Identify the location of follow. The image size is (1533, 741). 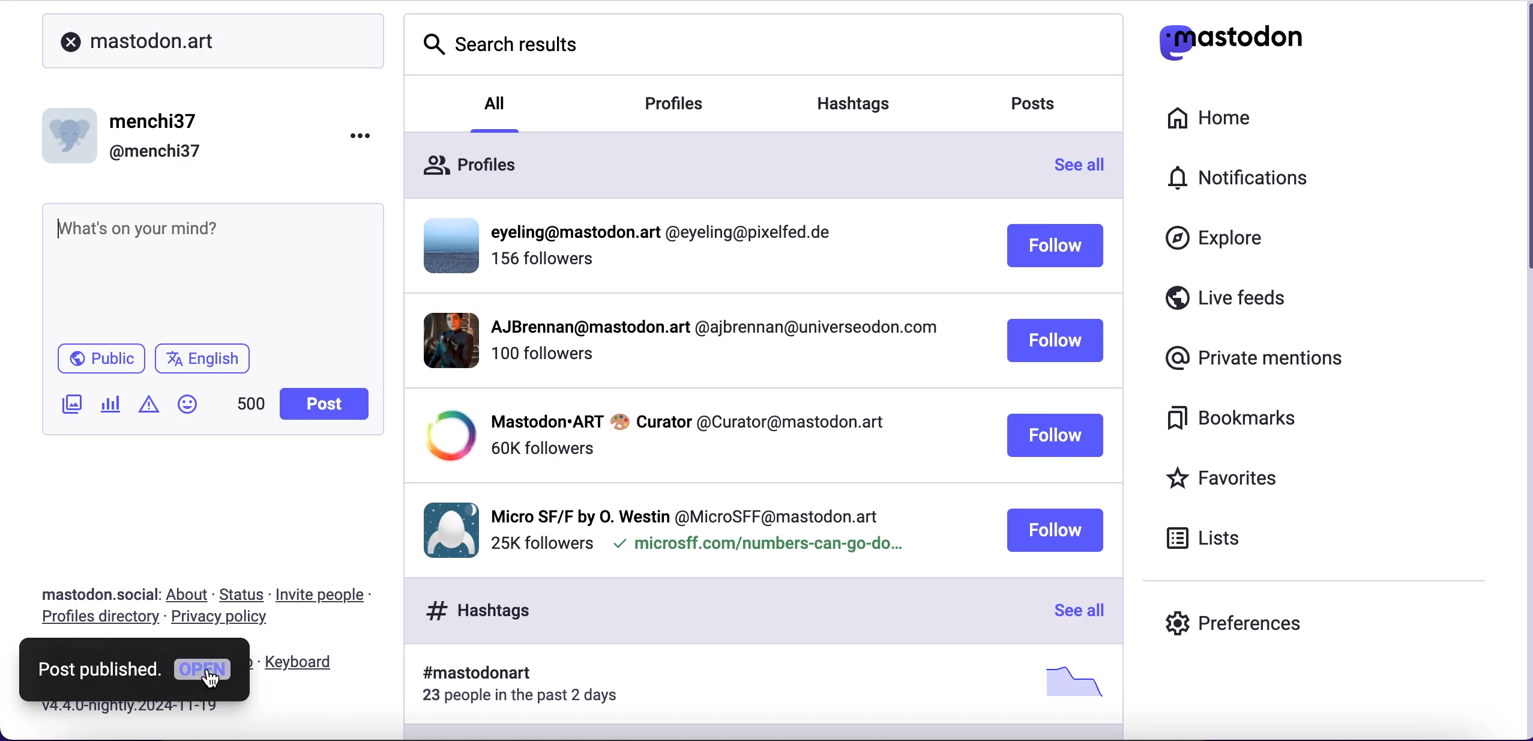
(1053, 340).